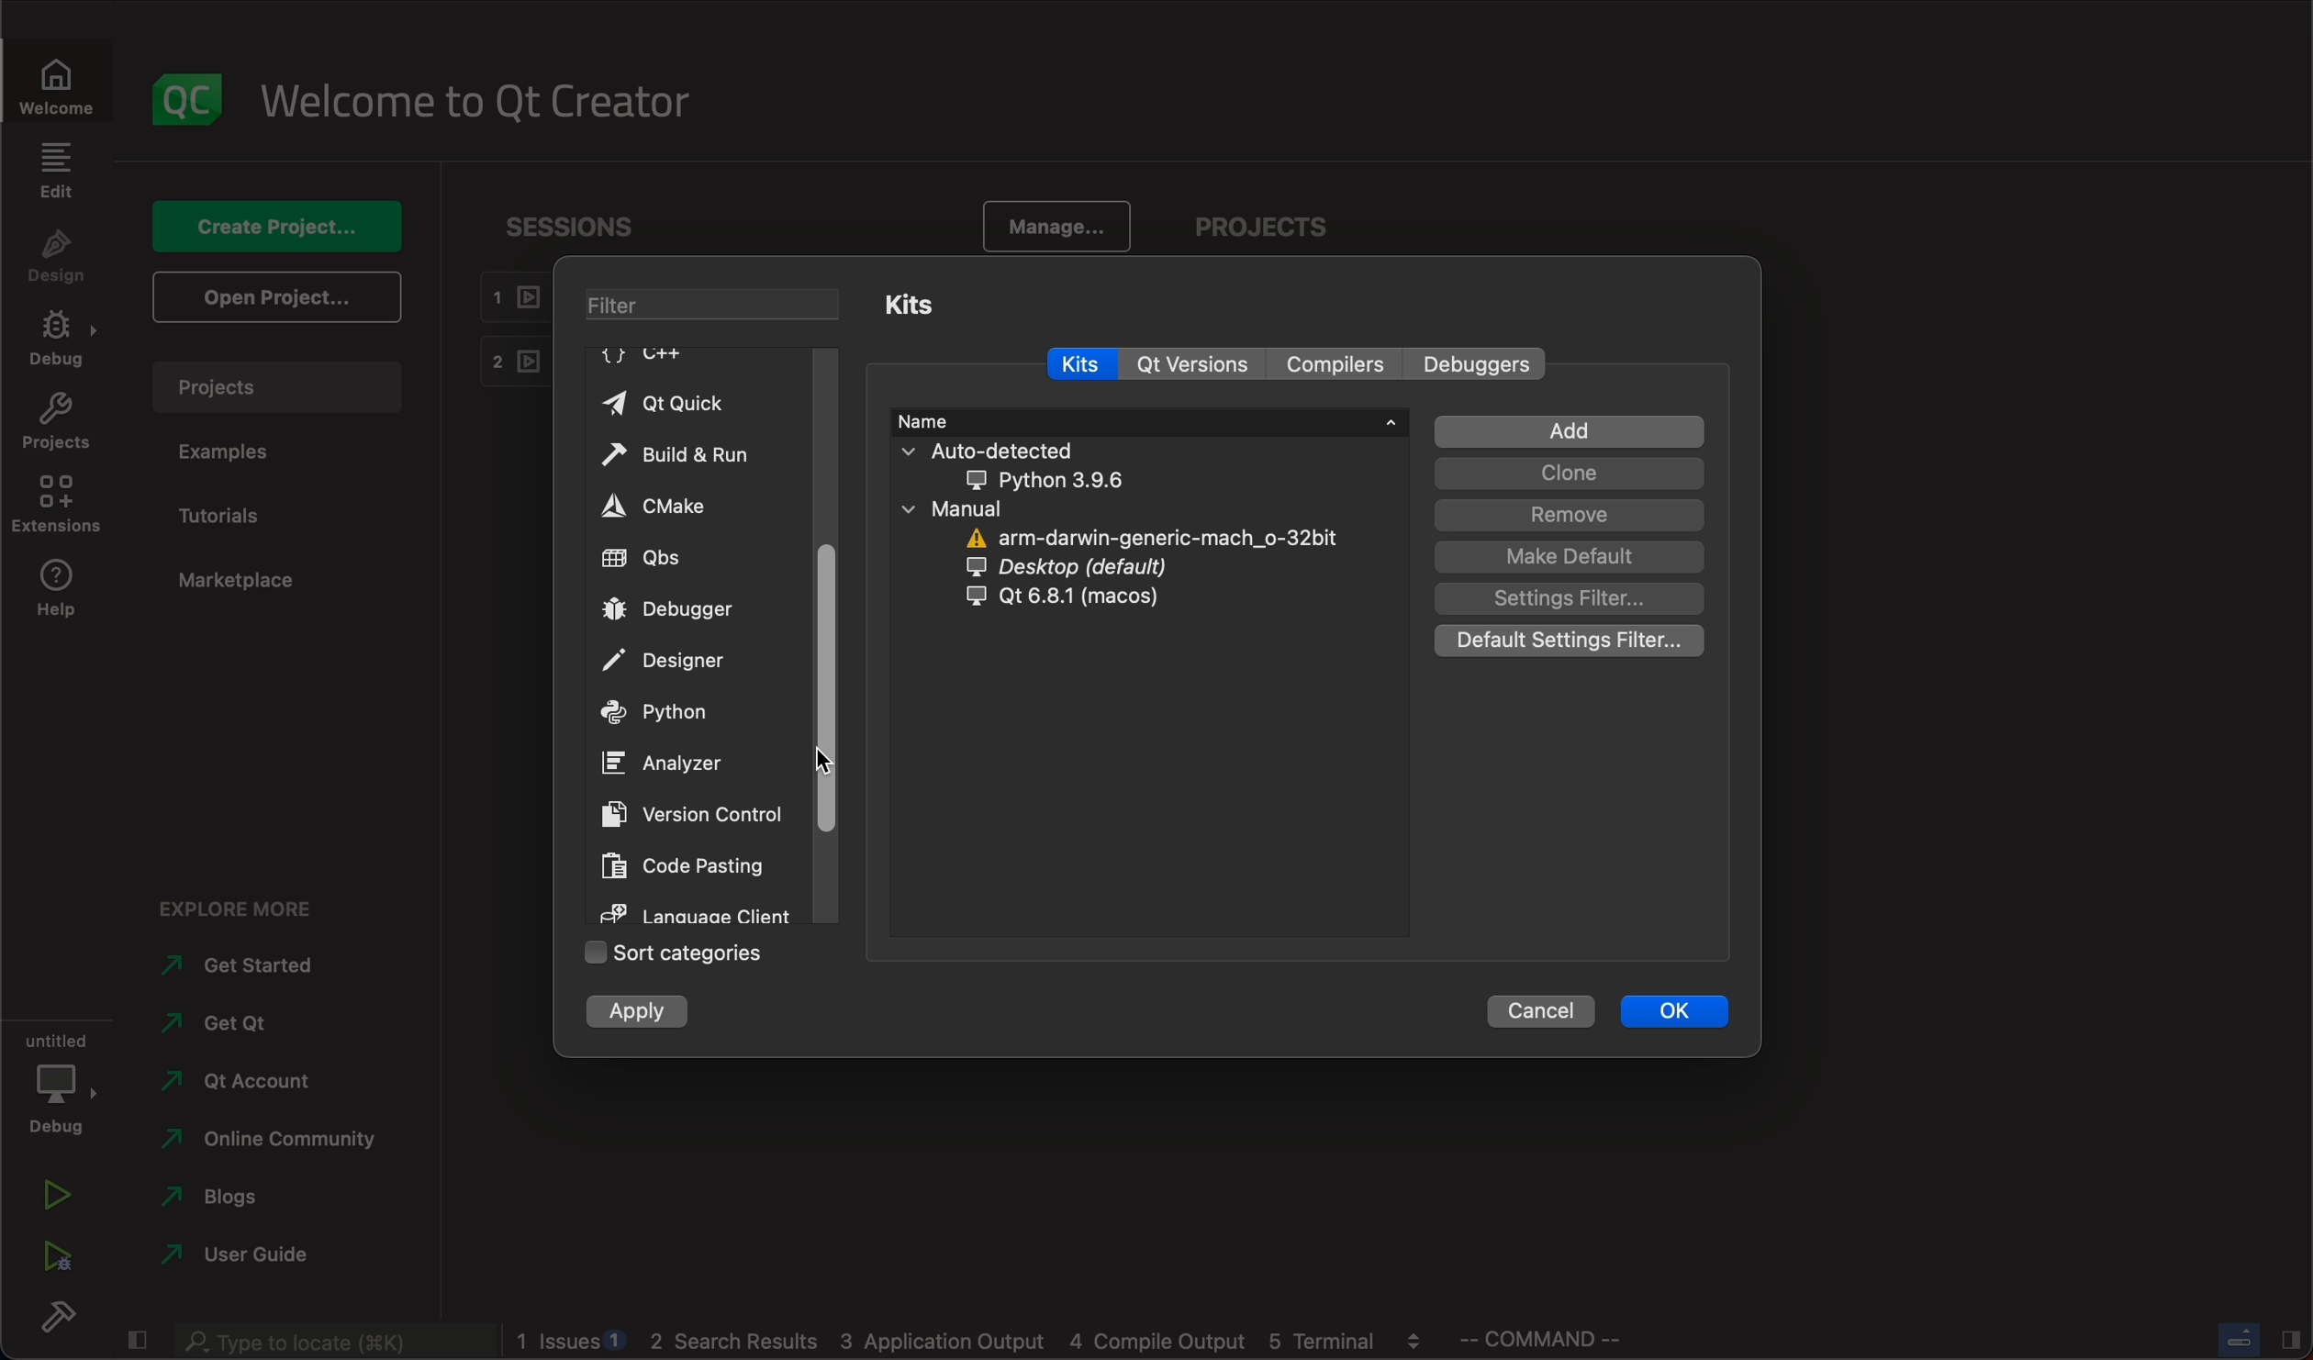  I want to click on debuggers, so click(1480, 362).